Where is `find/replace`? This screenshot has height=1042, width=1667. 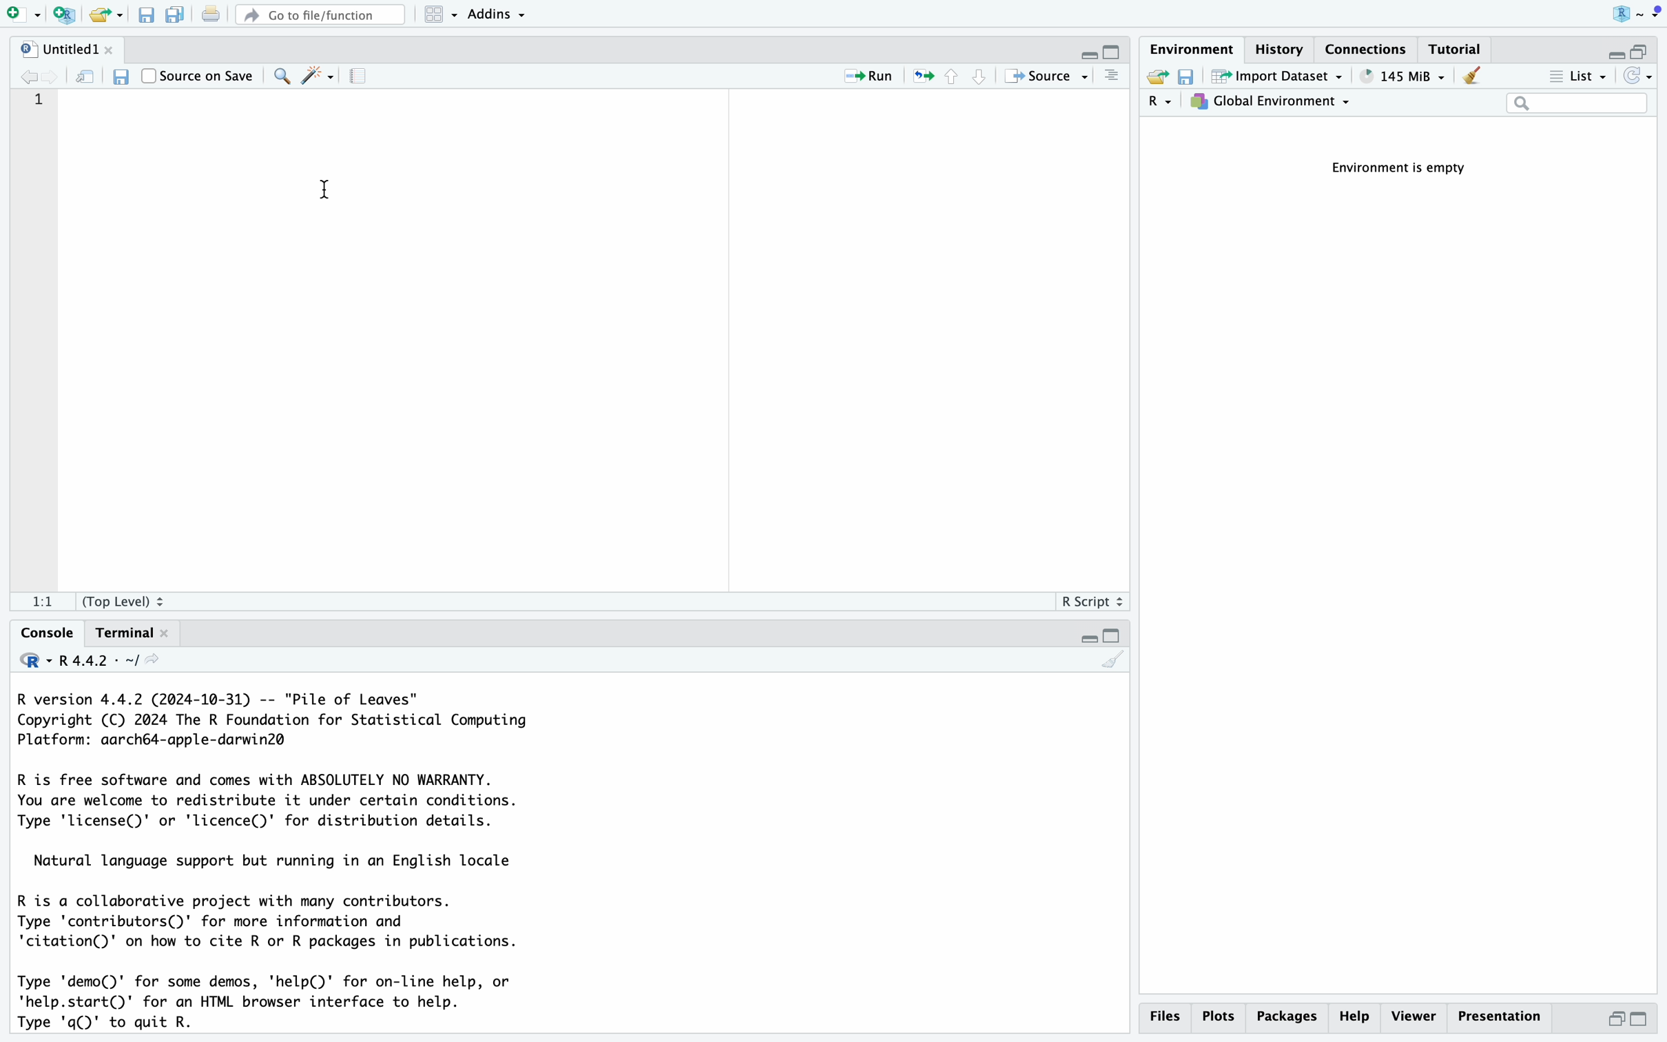
find/replace is located at coordinates (282, 76).